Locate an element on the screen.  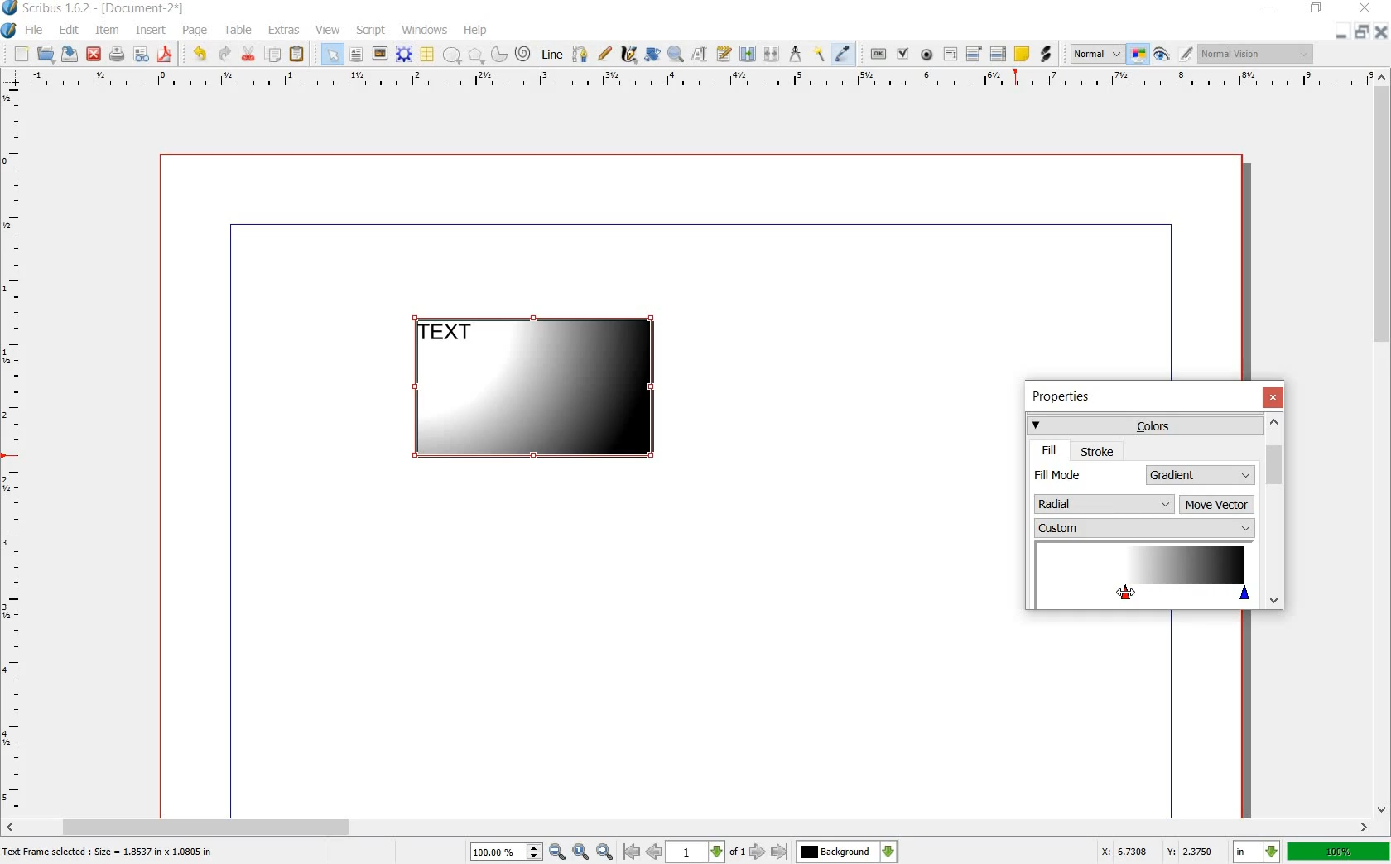
edit in preview mode is located at coordinates (1186, 55).